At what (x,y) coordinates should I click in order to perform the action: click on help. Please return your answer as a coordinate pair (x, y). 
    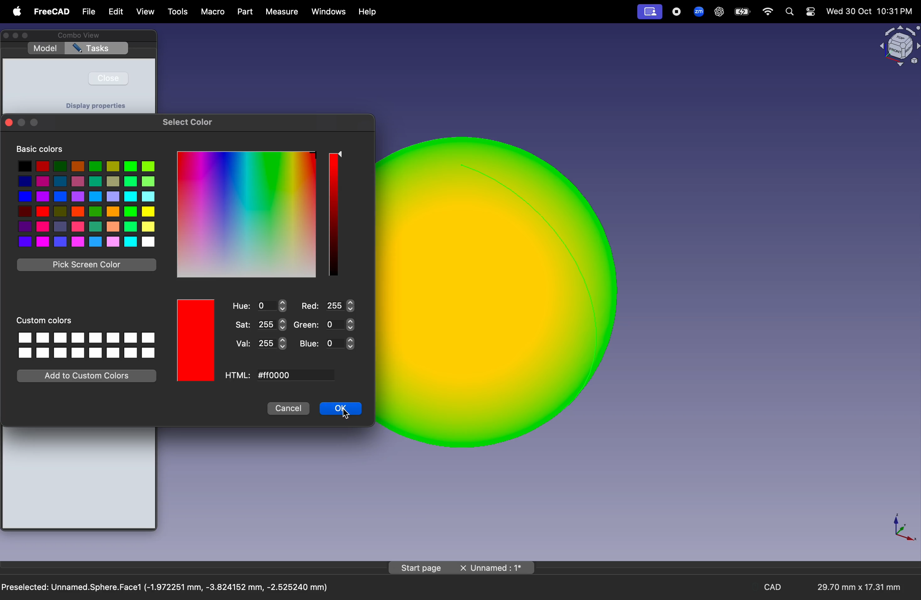
    Looking at the image, I should click on (369, 12).